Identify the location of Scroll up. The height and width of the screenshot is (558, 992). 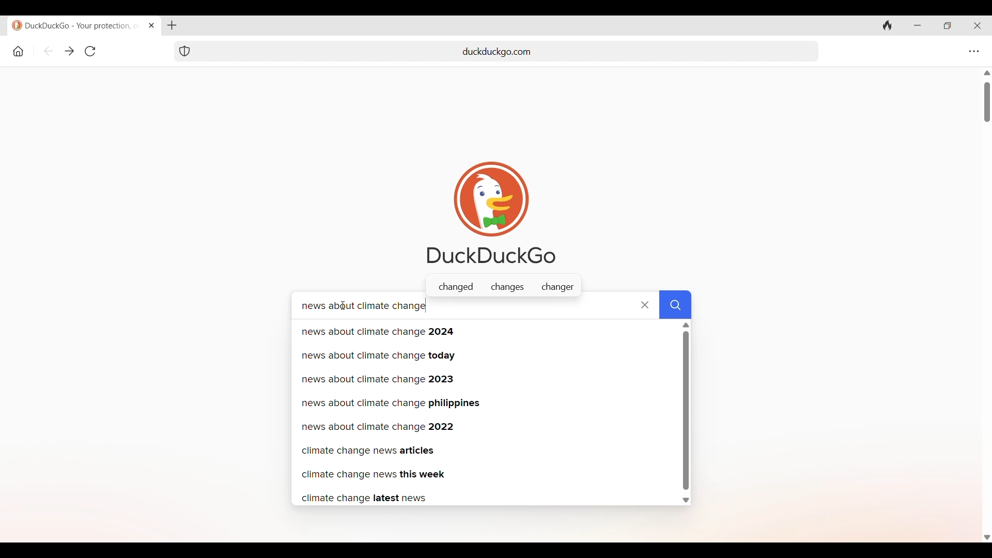
(986, 72).